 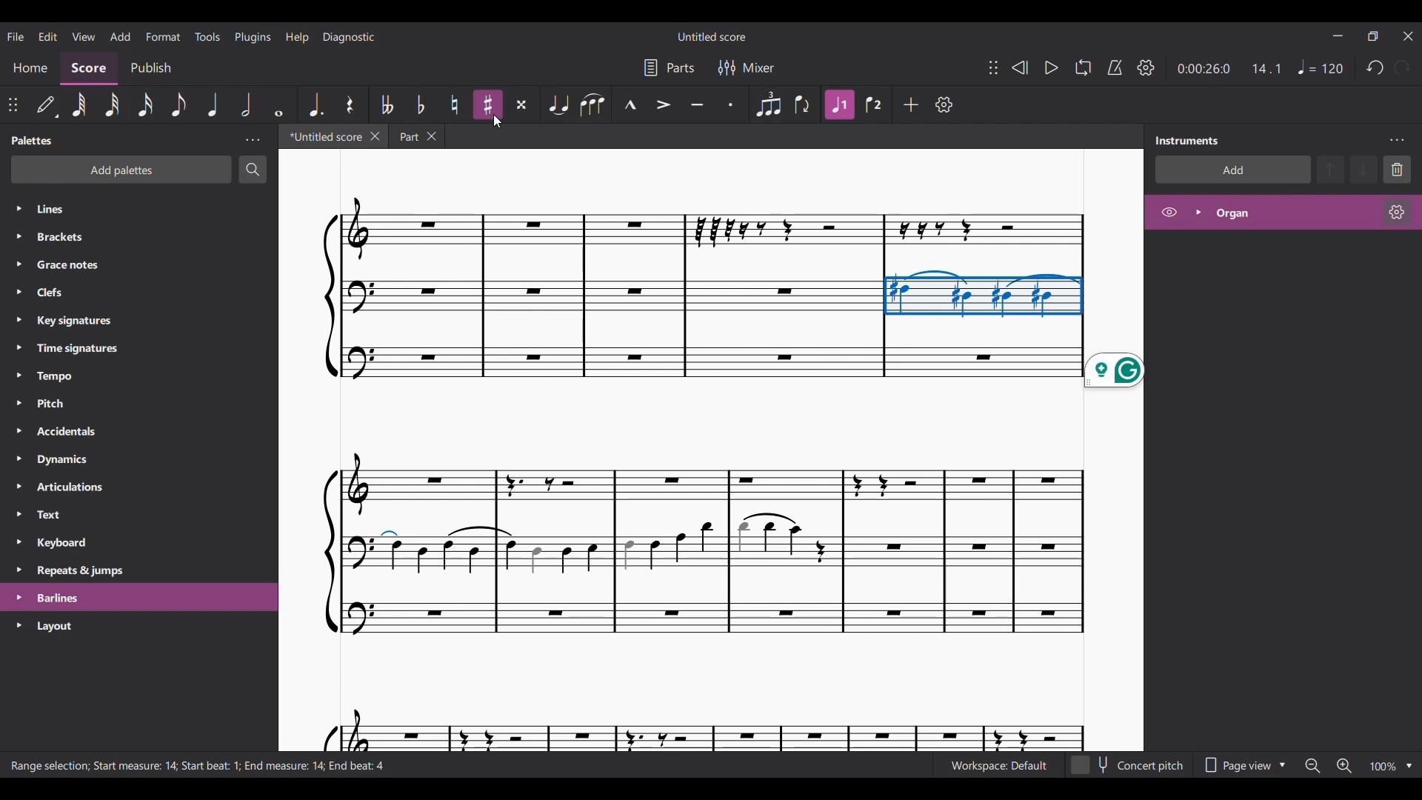 What do you see at coordinates (13, 105) in the screenshot?
I see `Change position of attached toolbar` at bounding box center [13, 105].